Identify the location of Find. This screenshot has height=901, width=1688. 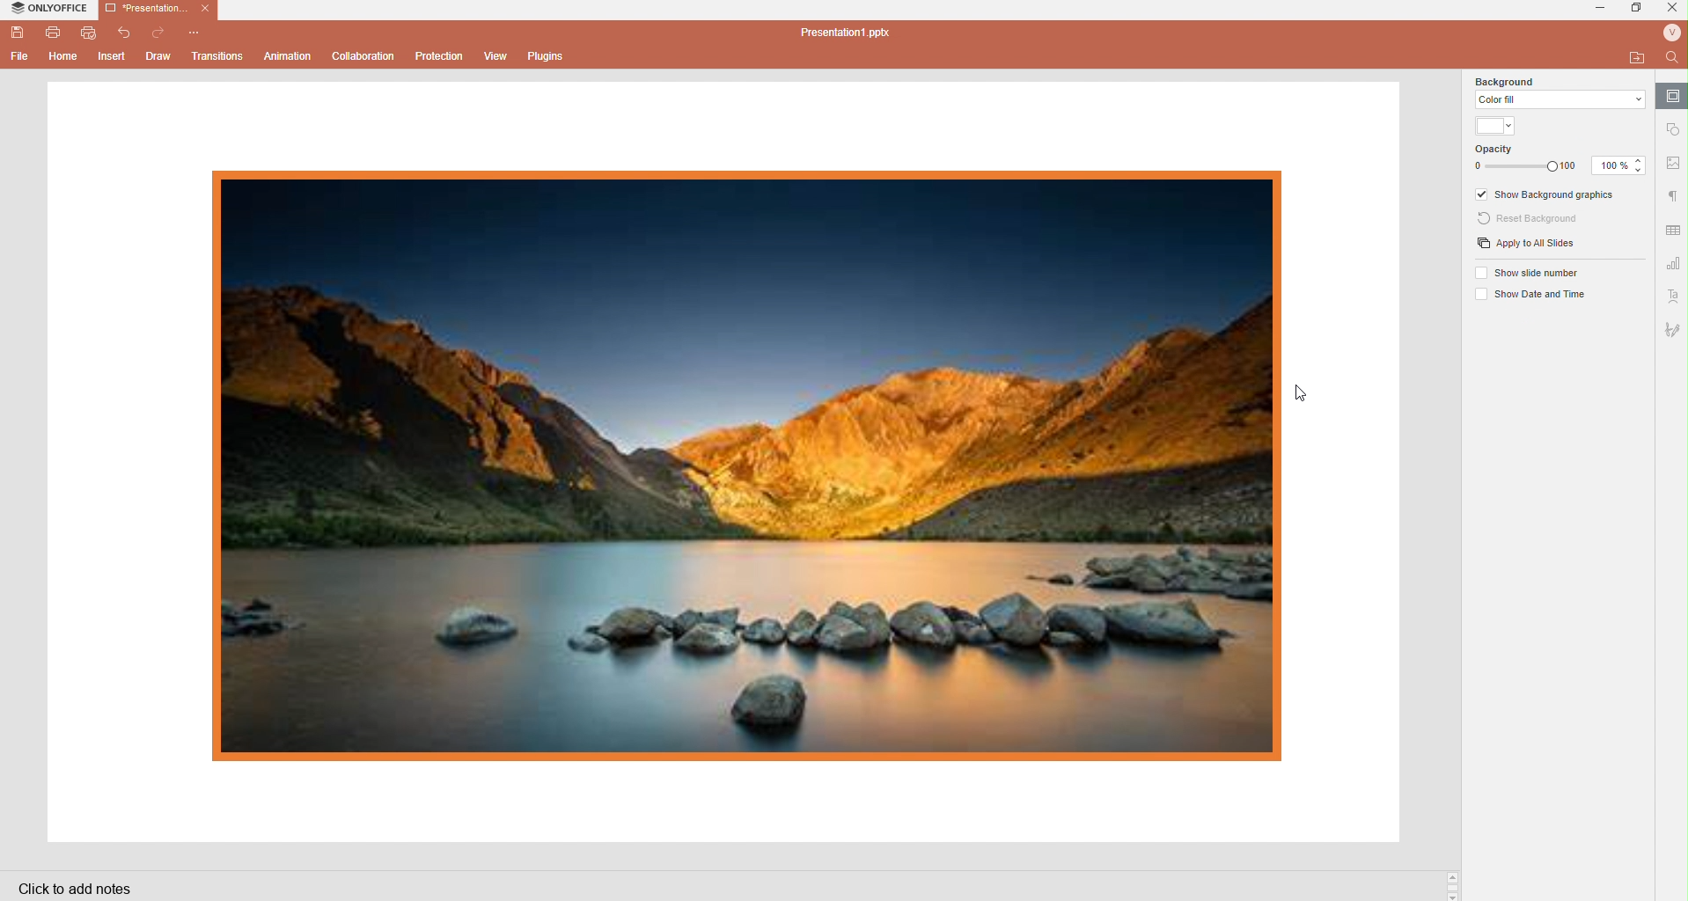
(1671, 56).